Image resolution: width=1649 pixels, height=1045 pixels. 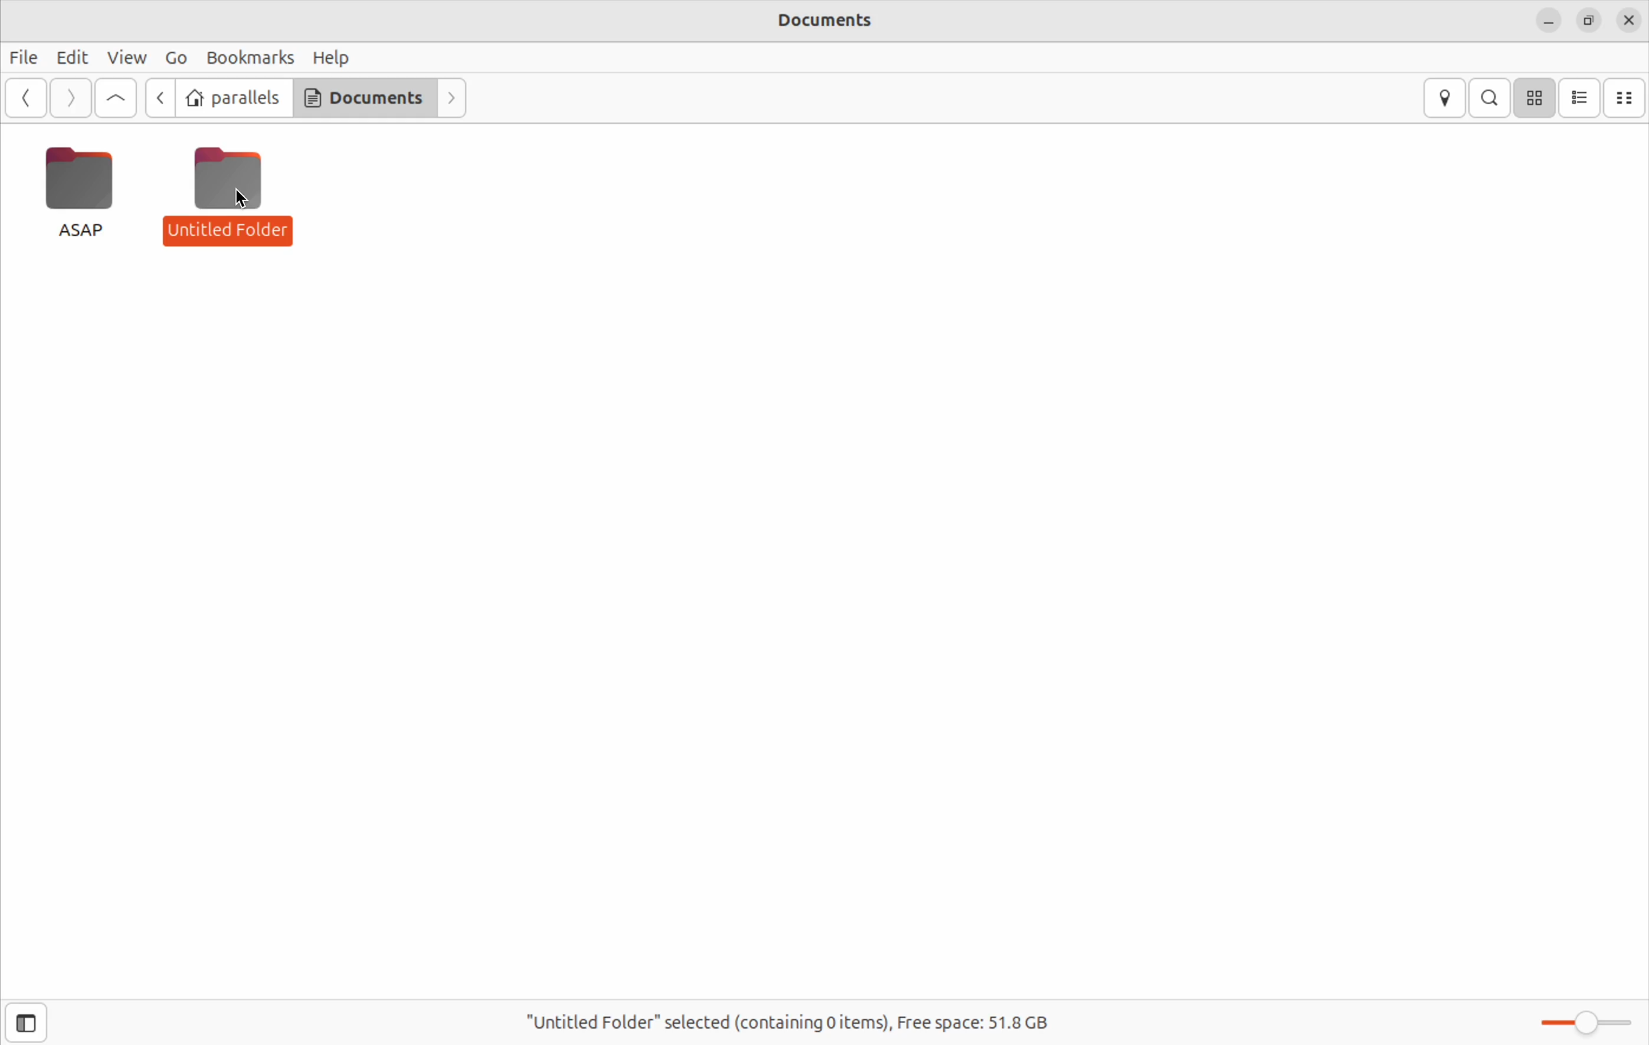 I want to click on list view, so click(x=1583, y=96).